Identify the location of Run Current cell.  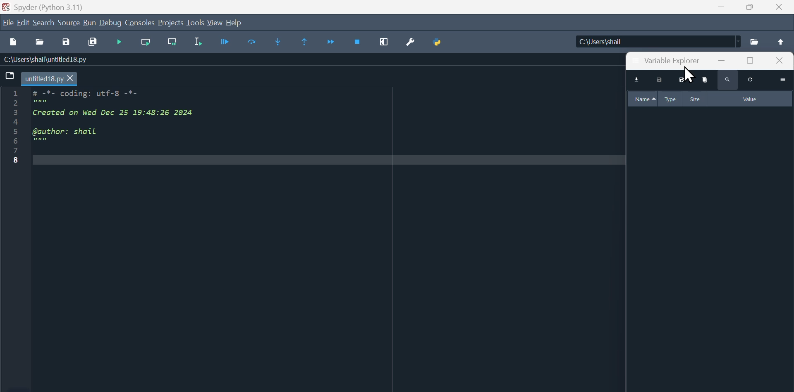
(148, 43).